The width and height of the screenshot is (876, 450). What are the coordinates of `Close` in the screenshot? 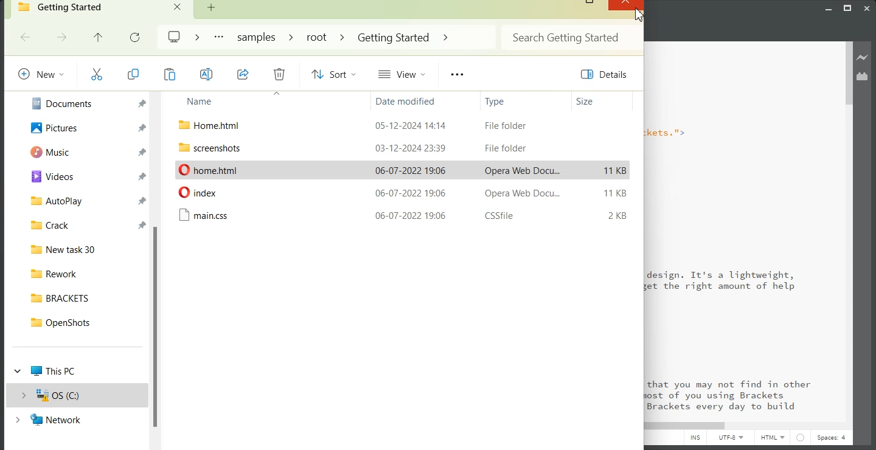 It's located at (178, 6).